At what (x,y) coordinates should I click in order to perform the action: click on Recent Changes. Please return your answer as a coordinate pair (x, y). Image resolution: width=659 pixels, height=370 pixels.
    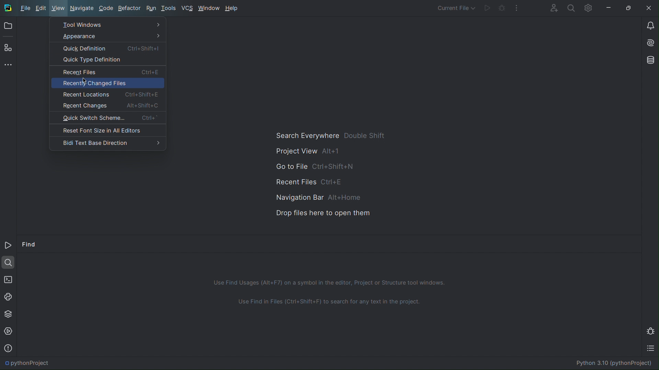
    Looking at the image, I should click on (107, 106).